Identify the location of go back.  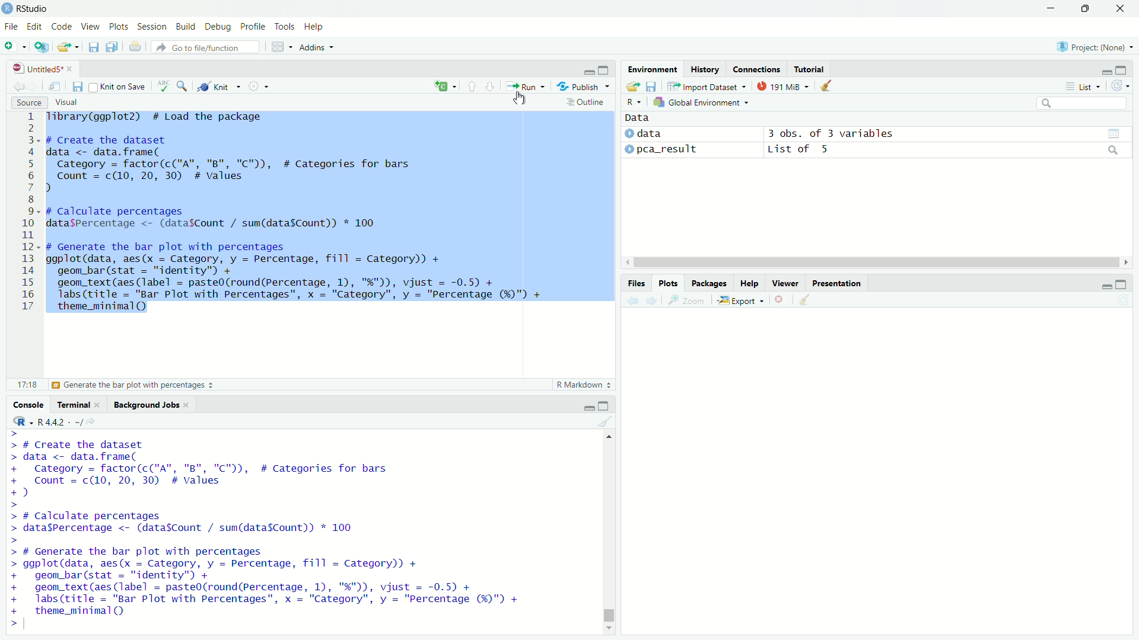
(632, 301).